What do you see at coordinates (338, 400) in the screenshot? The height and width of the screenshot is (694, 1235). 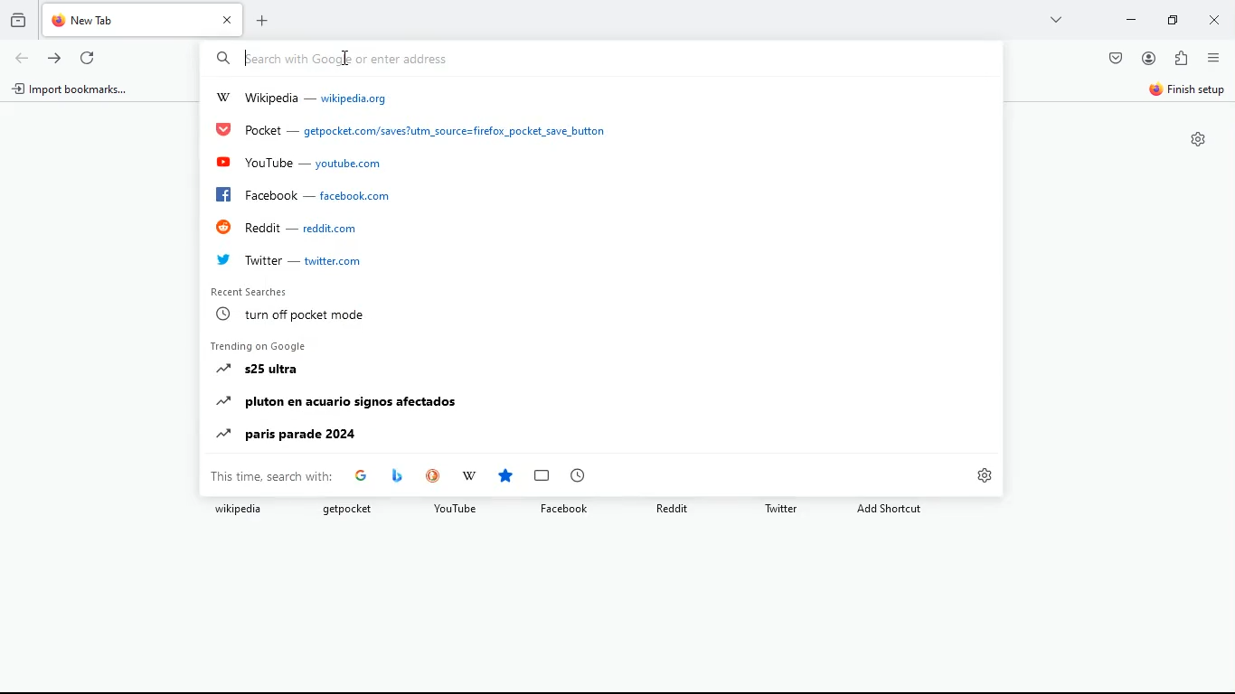 I see `»” pluton en acuario signos afec` at bounding box center [338, 400].